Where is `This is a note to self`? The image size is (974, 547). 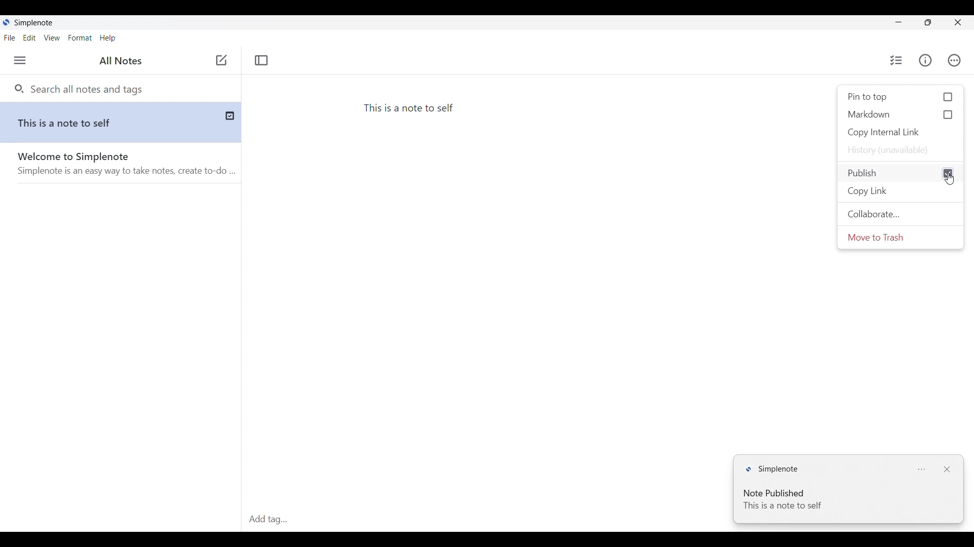 This is a note to self is located at coordinates (413, 108).